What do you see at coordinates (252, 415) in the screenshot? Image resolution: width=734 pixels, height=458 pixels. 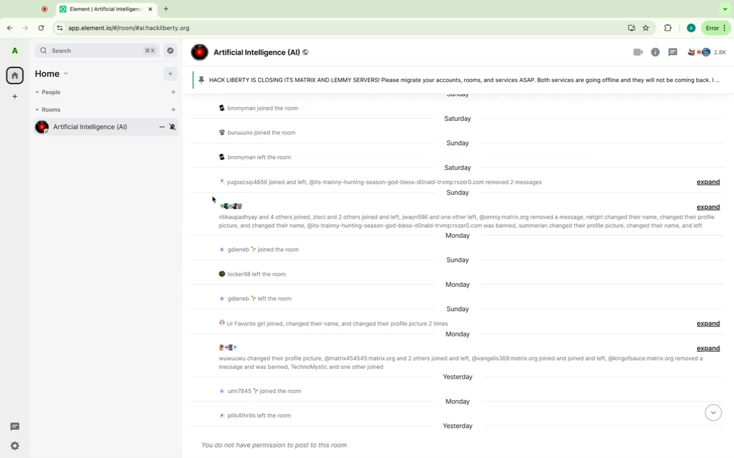 I see `Message` at bounding box center [252, 415].